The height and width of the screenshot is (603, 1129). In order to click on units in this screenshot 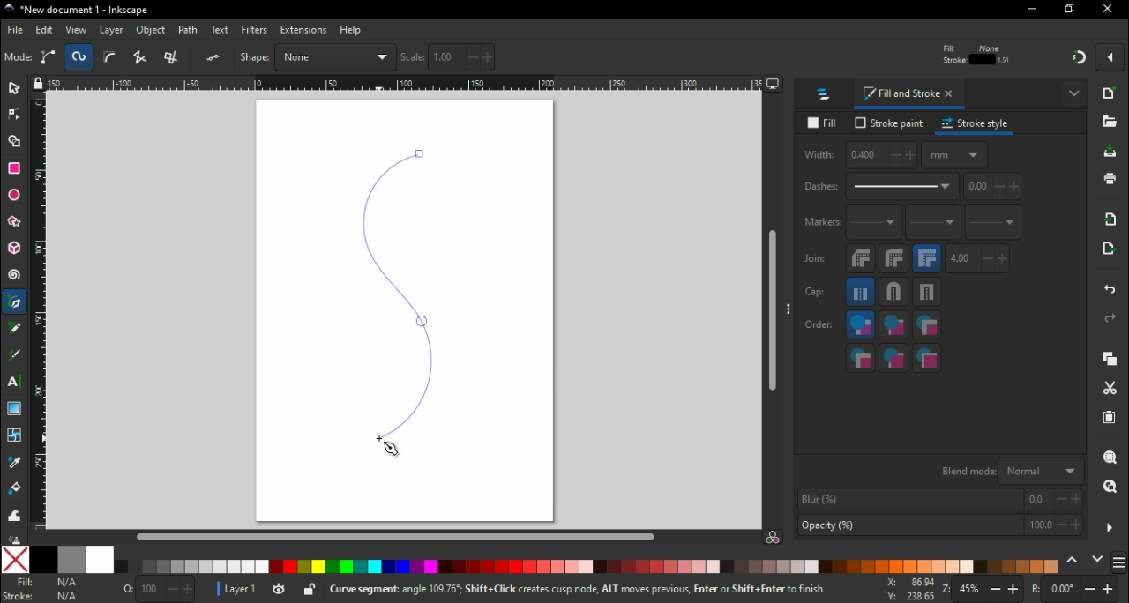, I will do `click(956, 159)`.